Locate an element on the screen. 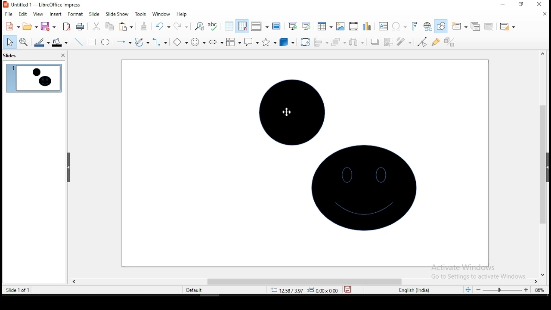 The height and width of the screenshot is (310, 551). rectangle tool is located at coordinates (92, 42).